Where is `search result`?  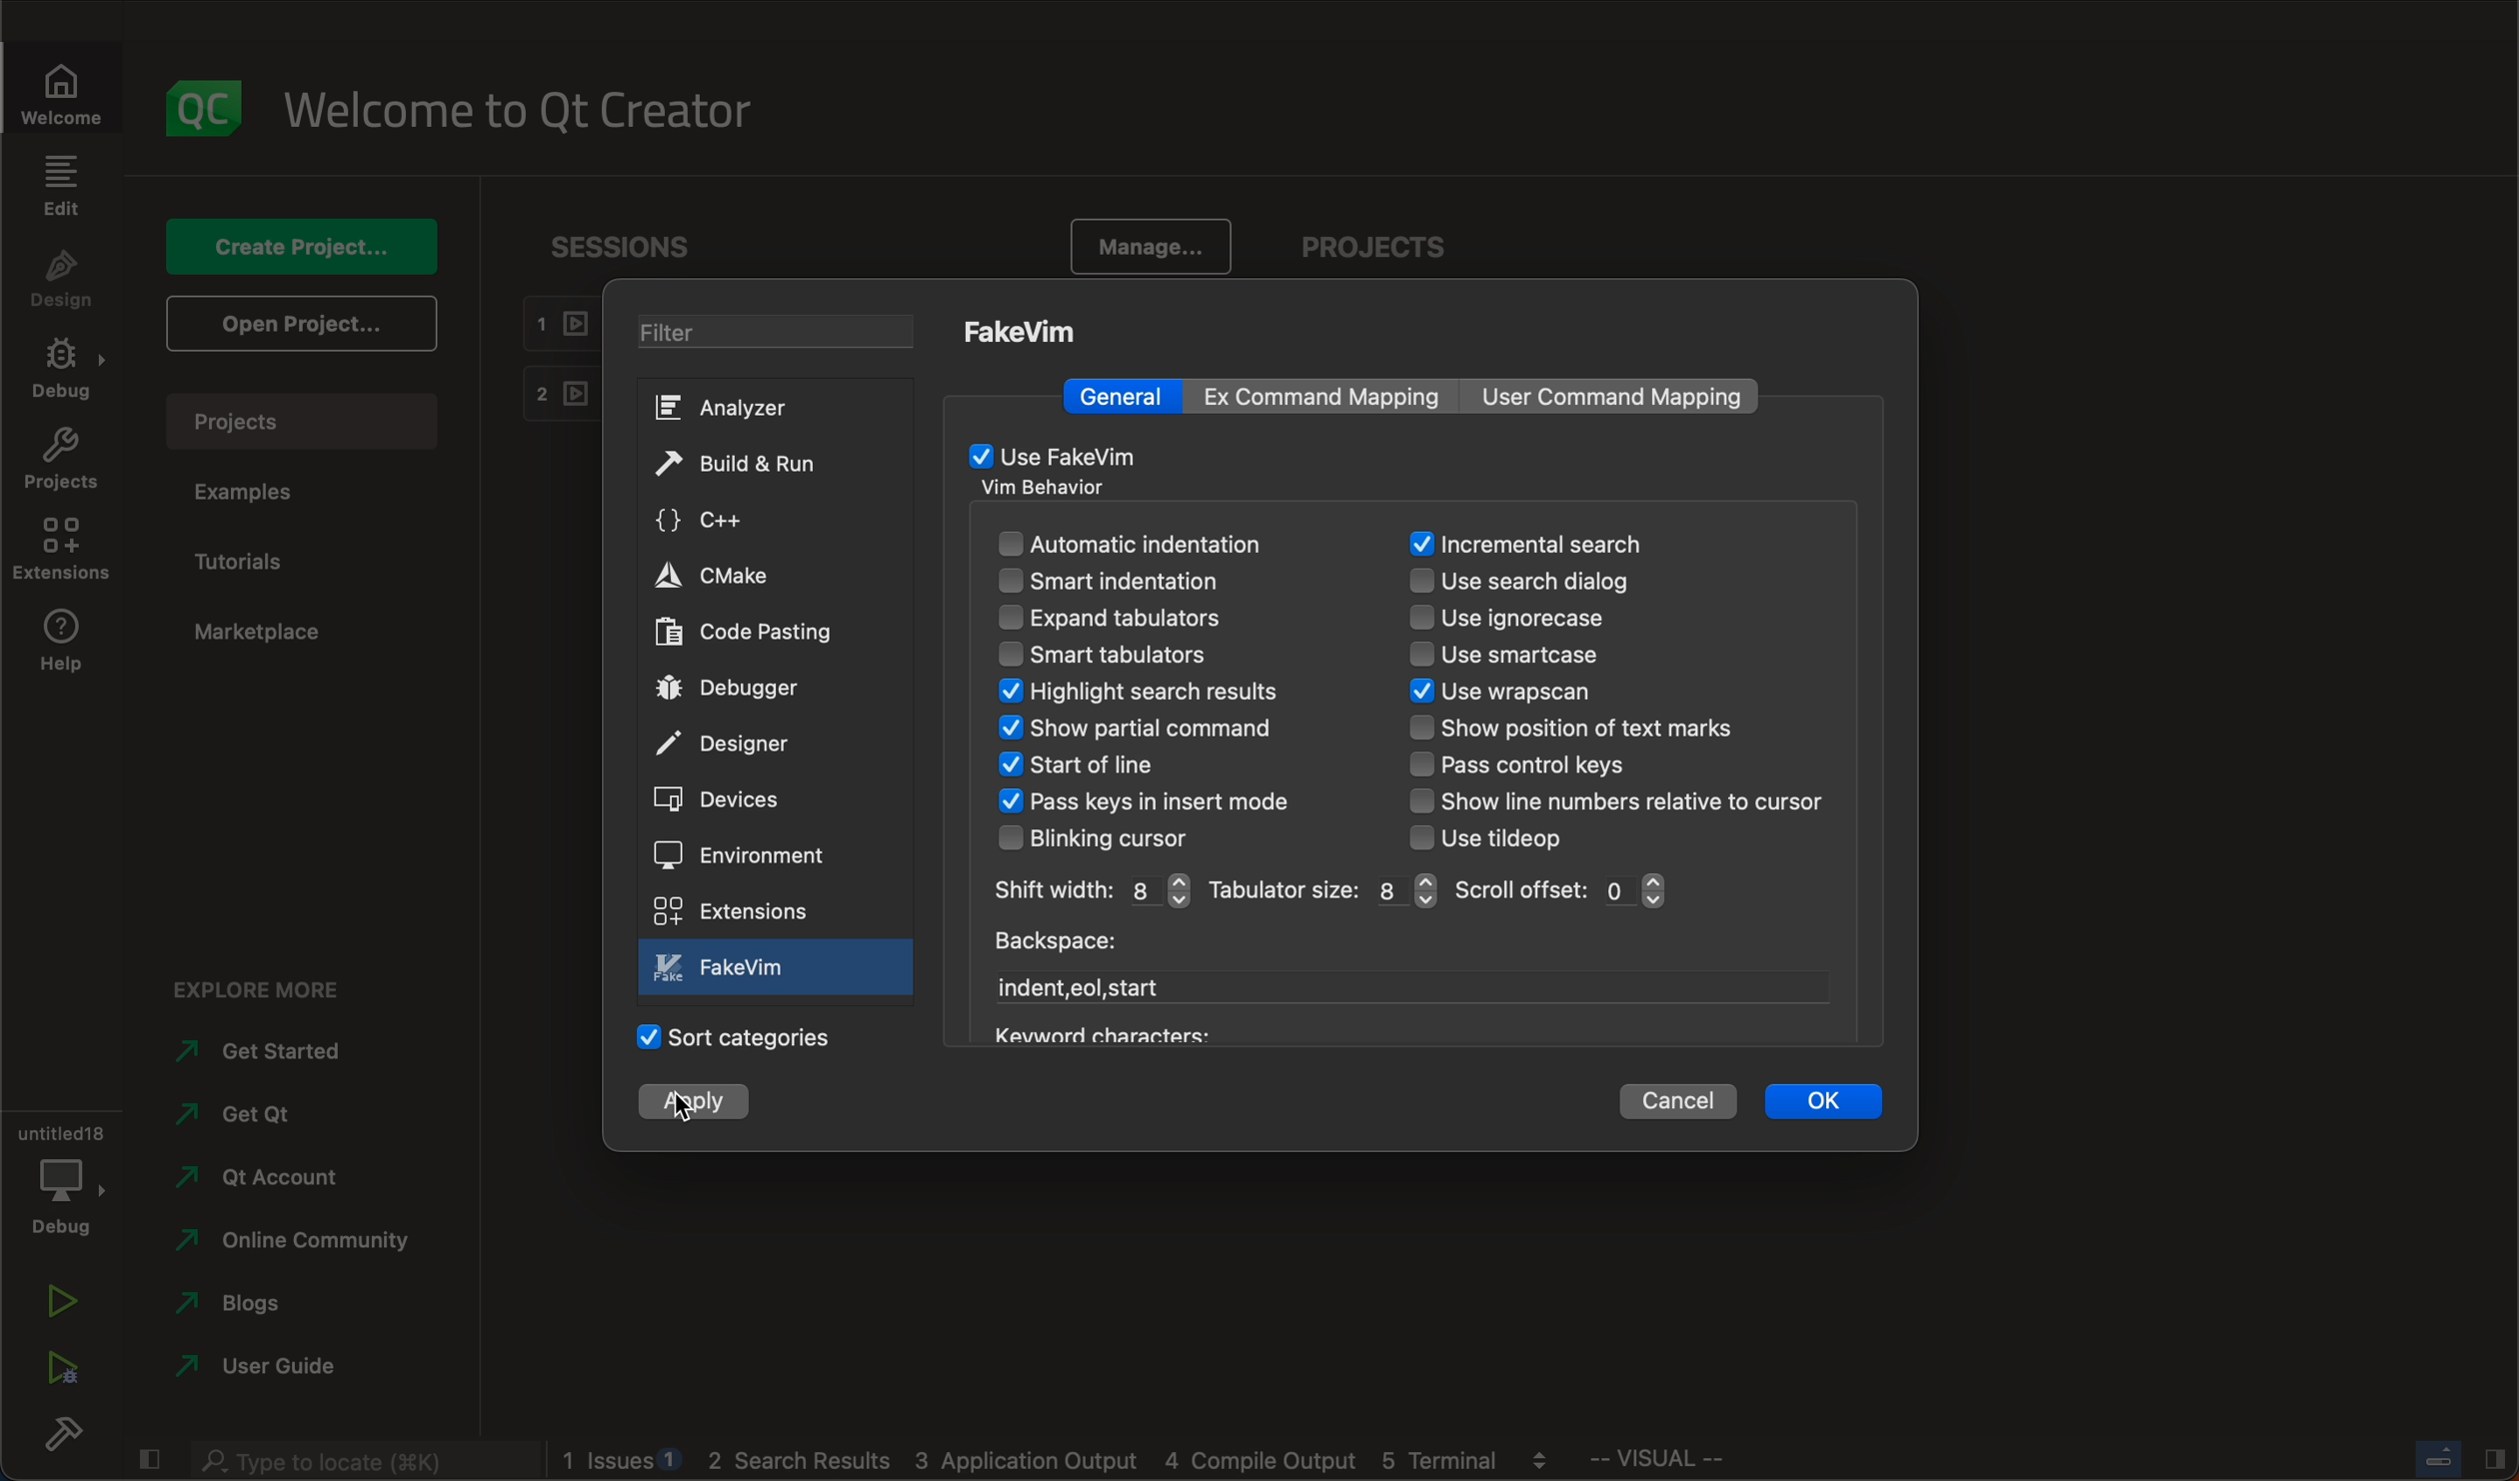
search result is located at coordinates (1175, 694).